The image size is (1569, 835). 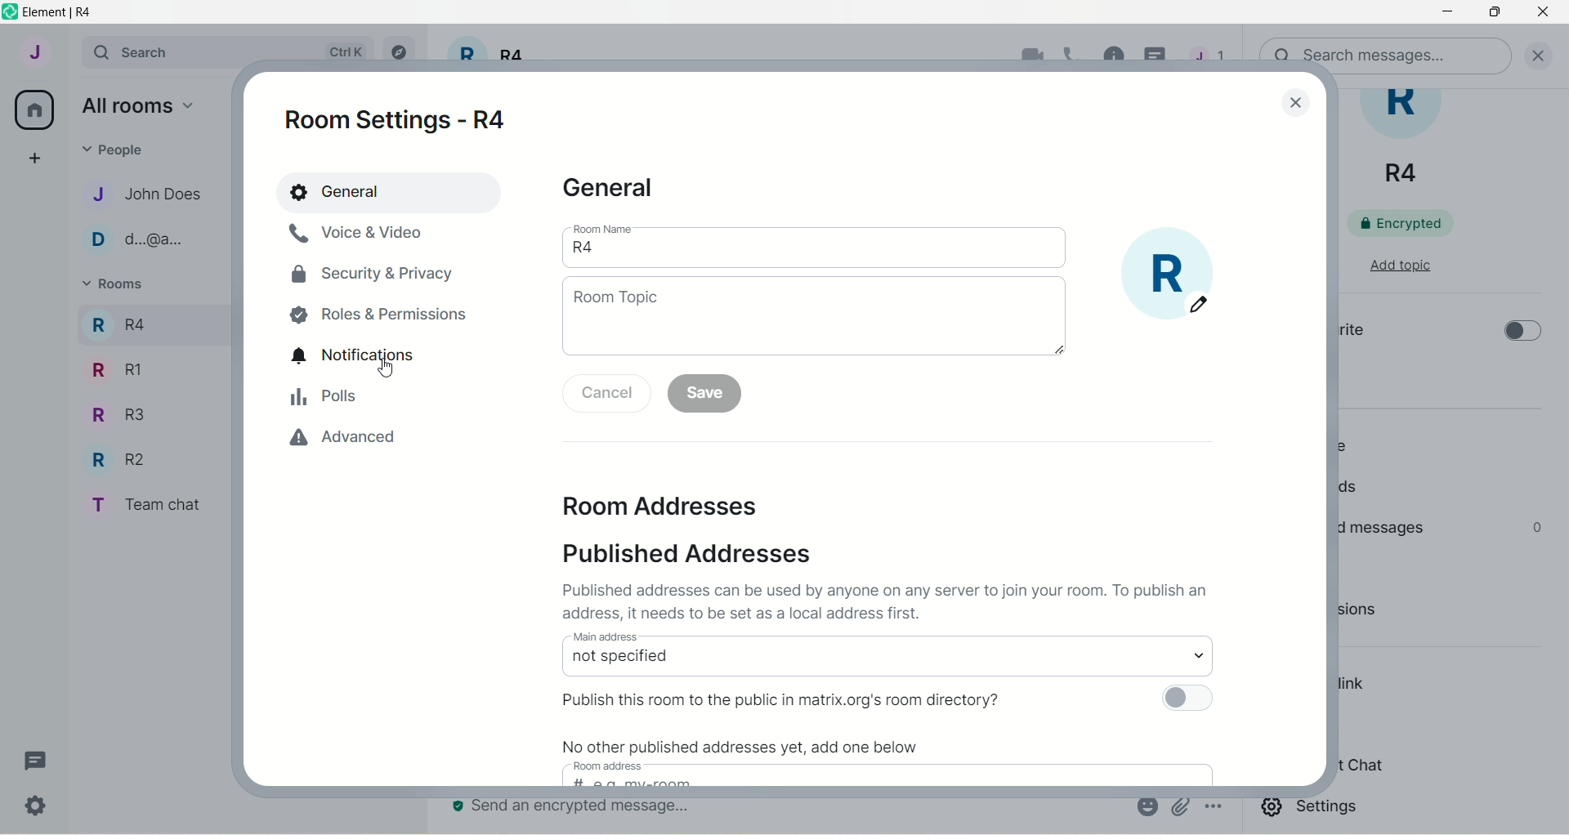 What do you see at coordinates (1498, 13) in the screenshot?
I see `maximize` at bounding box center [1498, 13].